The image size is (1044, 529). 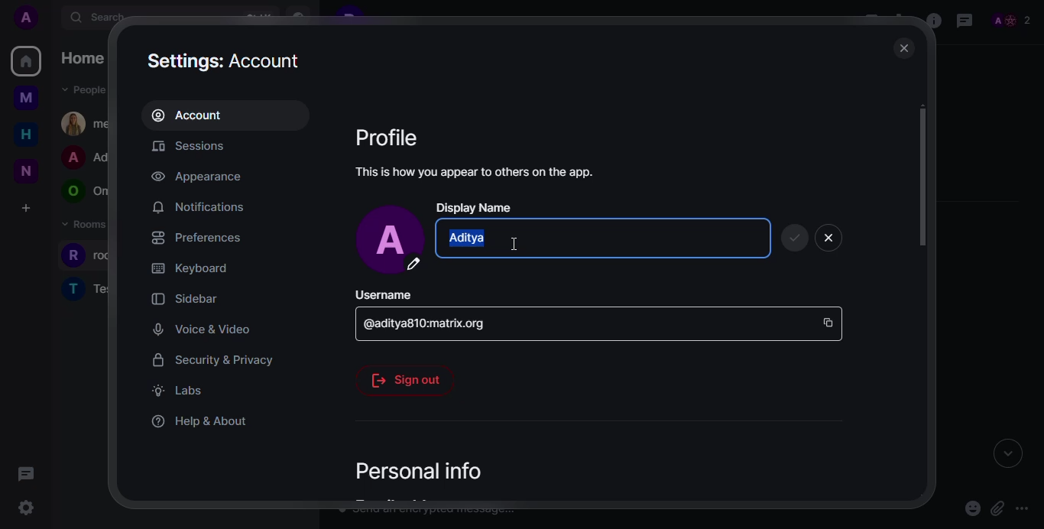 What do you see at coordinates (28, 511) in the screenshot?
I see `quick settings` at bounding box center [28, 511].